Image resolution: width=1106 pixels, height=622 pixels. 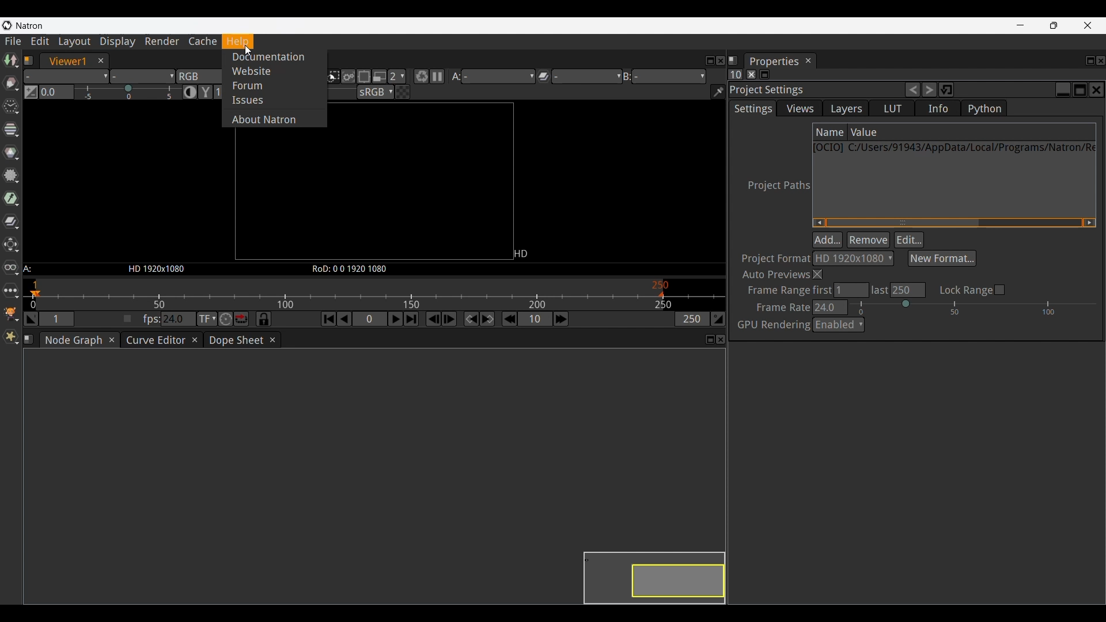 I want to click on Set the time display format, so click(x=207, y=318).